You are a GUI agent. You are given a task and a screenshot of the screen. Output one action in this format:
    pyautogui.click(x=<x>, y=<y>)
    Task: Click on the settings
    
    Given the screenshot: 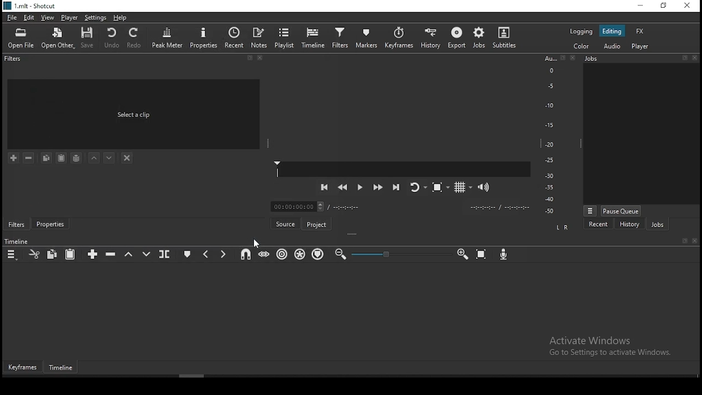 What is the action you would take?
    pyautogui.click(x=94, y=18)
    